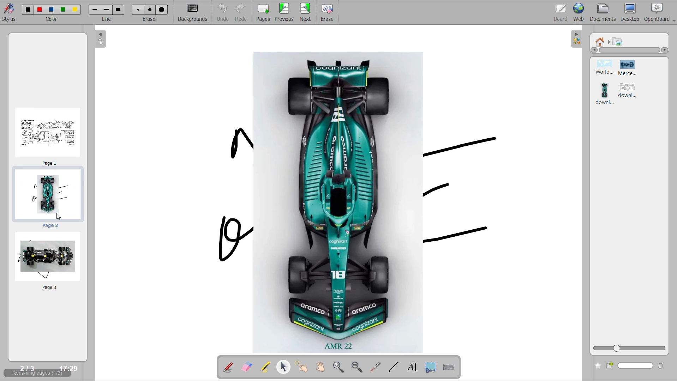 Image resolution: width=677 pixels, height=381 pixels. I want to click on pictures, so click(617, 43).